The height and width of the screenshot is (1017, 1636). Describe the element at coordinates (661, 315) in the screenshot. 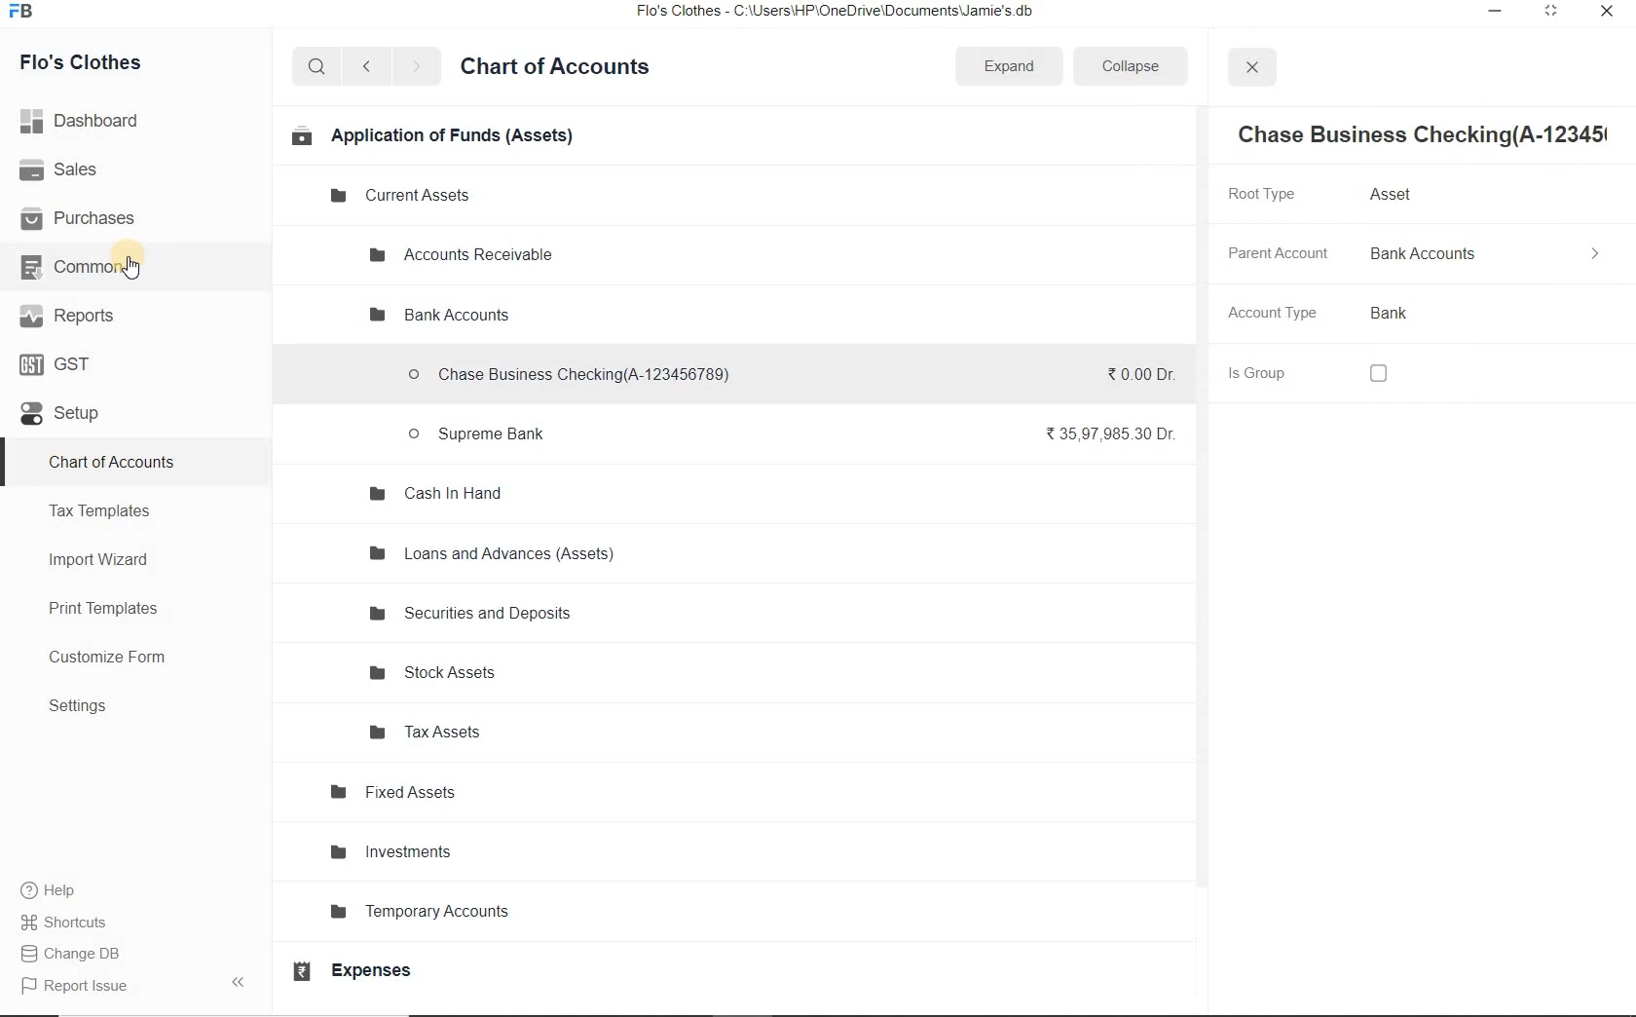

I see `Add Group` at that location.